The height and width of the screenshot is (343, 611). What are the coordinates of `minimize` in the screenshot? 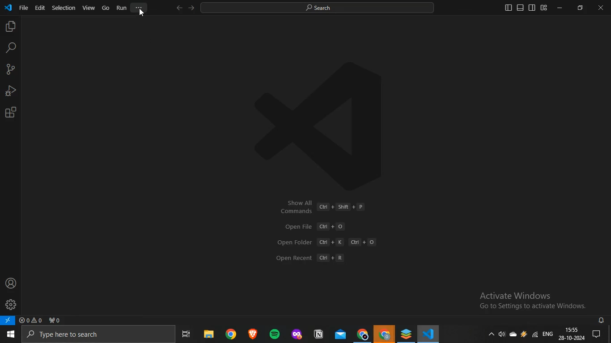 It's located at (559, 7).